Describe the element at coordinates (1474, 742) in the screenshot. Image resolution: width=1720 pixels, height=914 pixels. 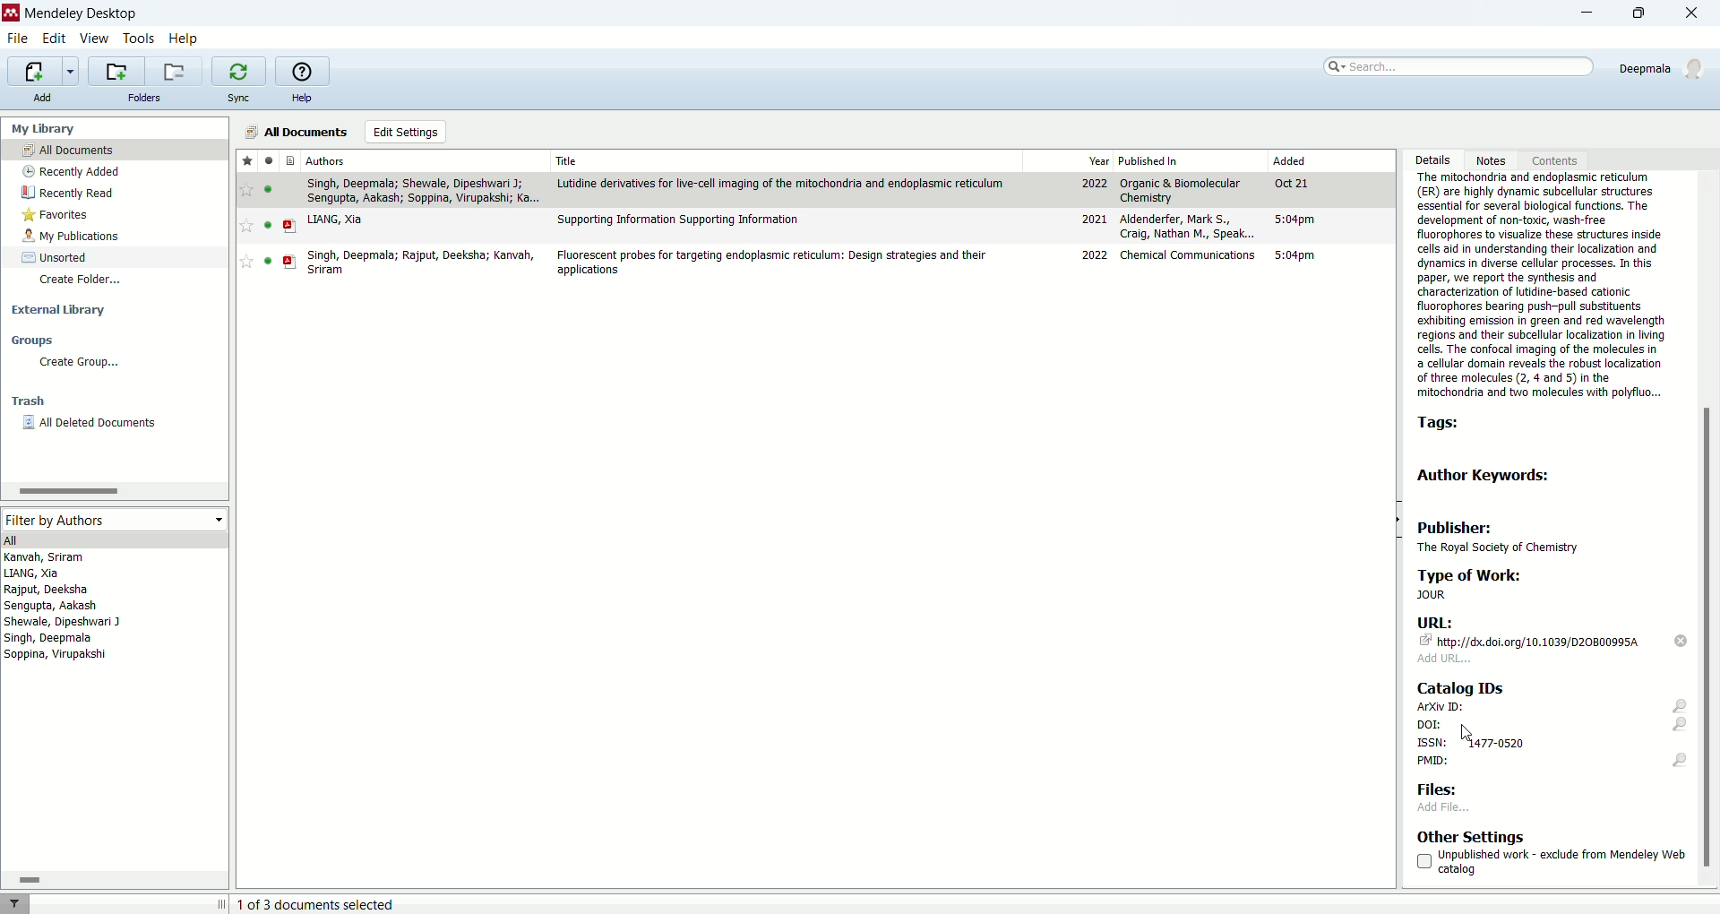
I see `ISSN: 1477-0520` at that location.